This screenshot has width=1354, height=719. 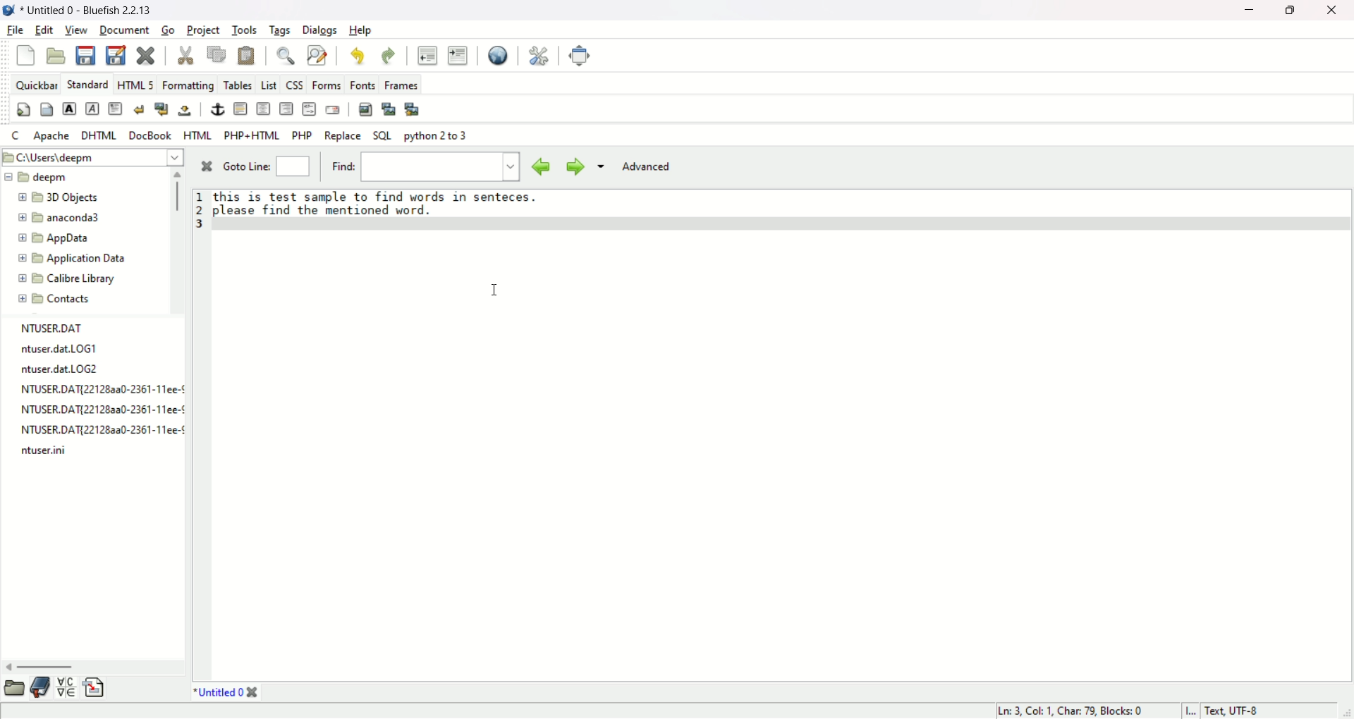 I want to click on next, so click(x=573, y=167).